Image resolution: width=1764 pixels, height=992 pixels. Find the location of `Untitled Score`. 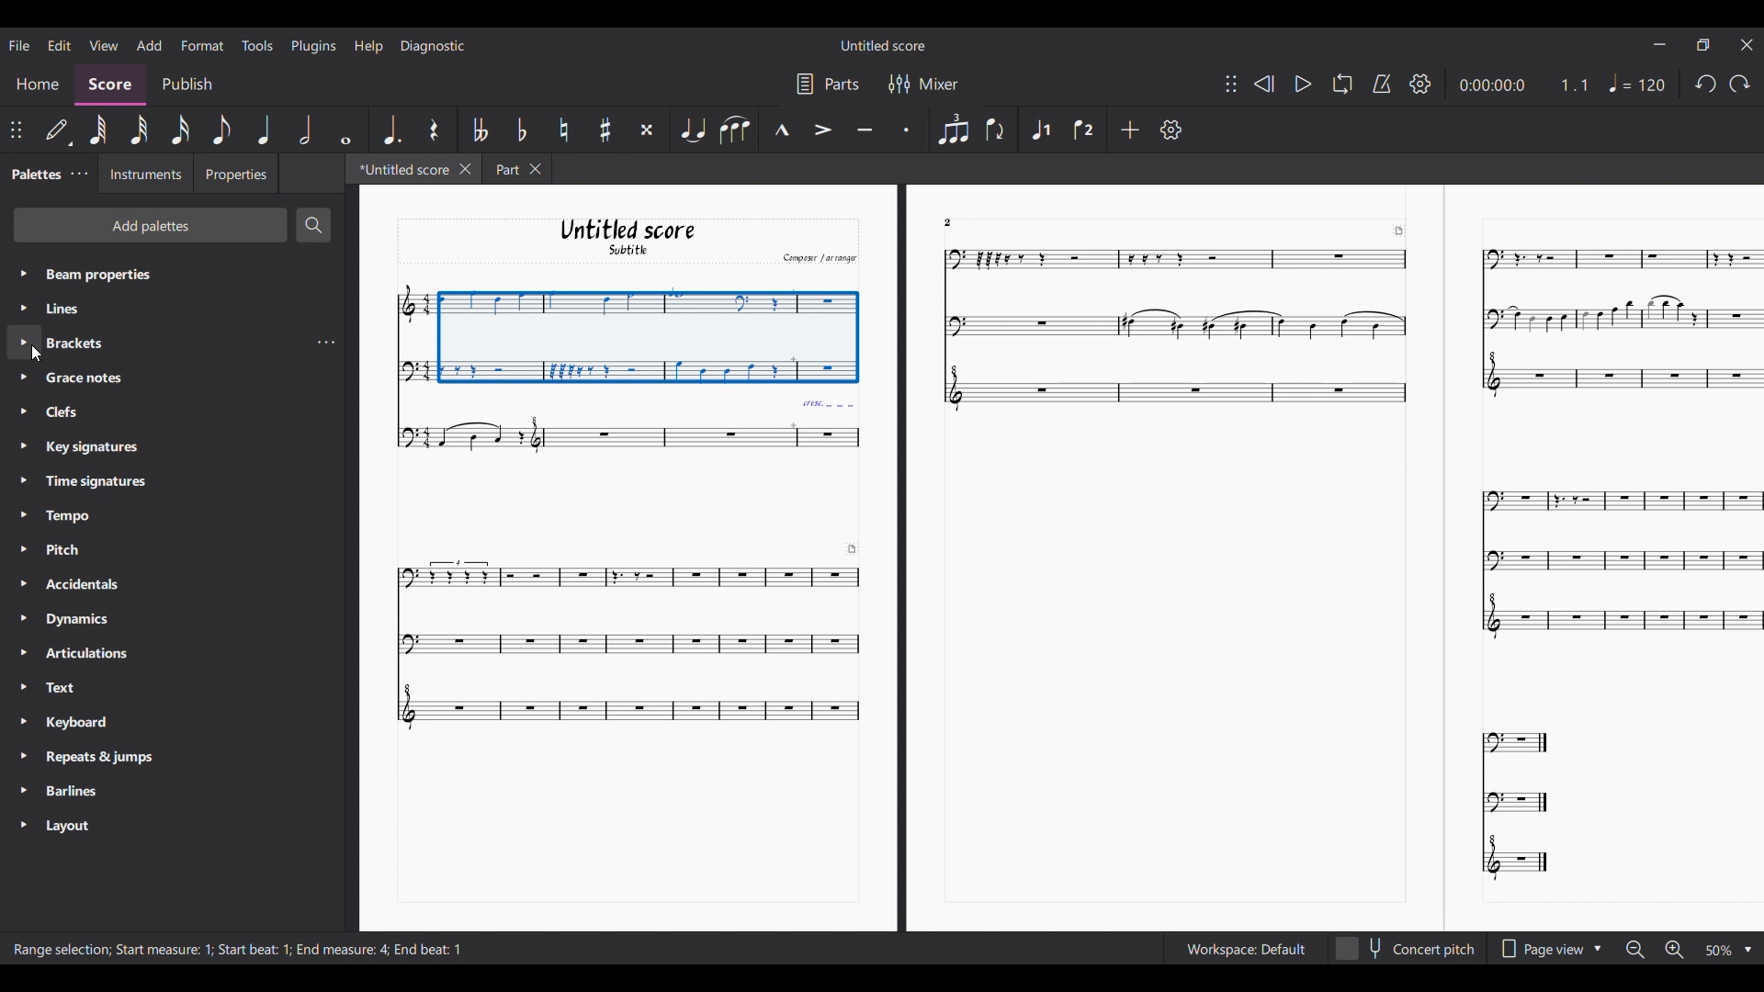

Untitled Score is located at coordinates (883, 45).